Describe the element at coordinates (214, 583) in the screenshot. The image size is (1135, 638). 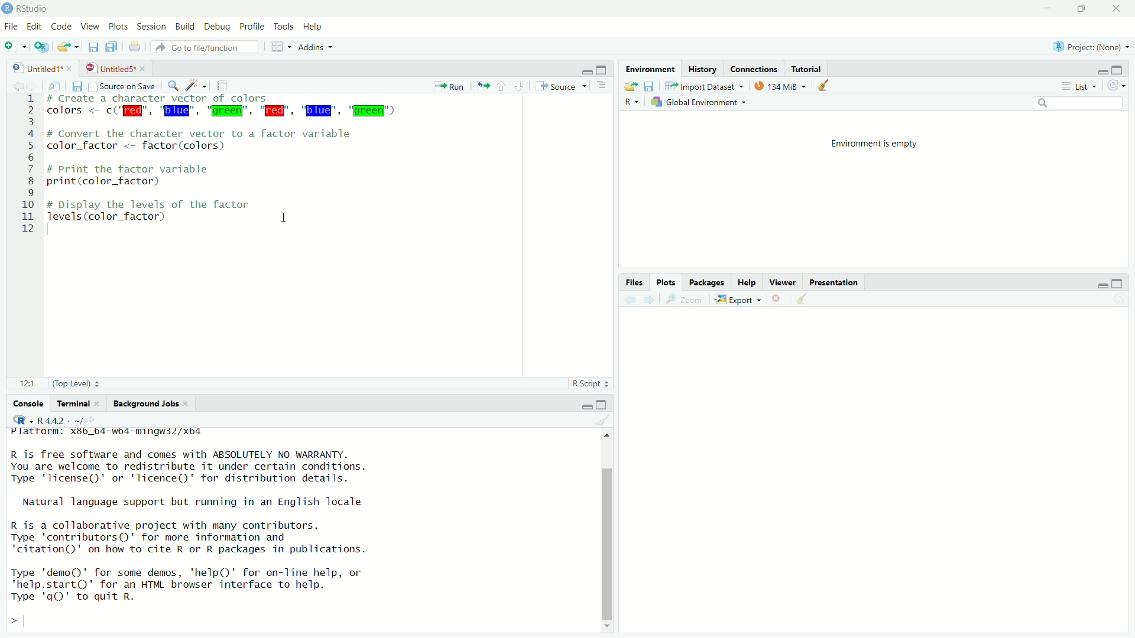
I see `Type 'demo()' for some demos, 'help()' for on-Tine help, or
*help.start()' for an HTML browser interface to help.
Type 'qQ' to quit R.` at that location.